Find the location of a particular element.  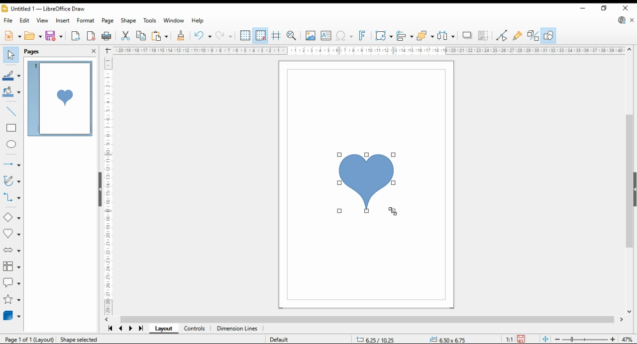

3D objects is located at coordinates (11, 316).